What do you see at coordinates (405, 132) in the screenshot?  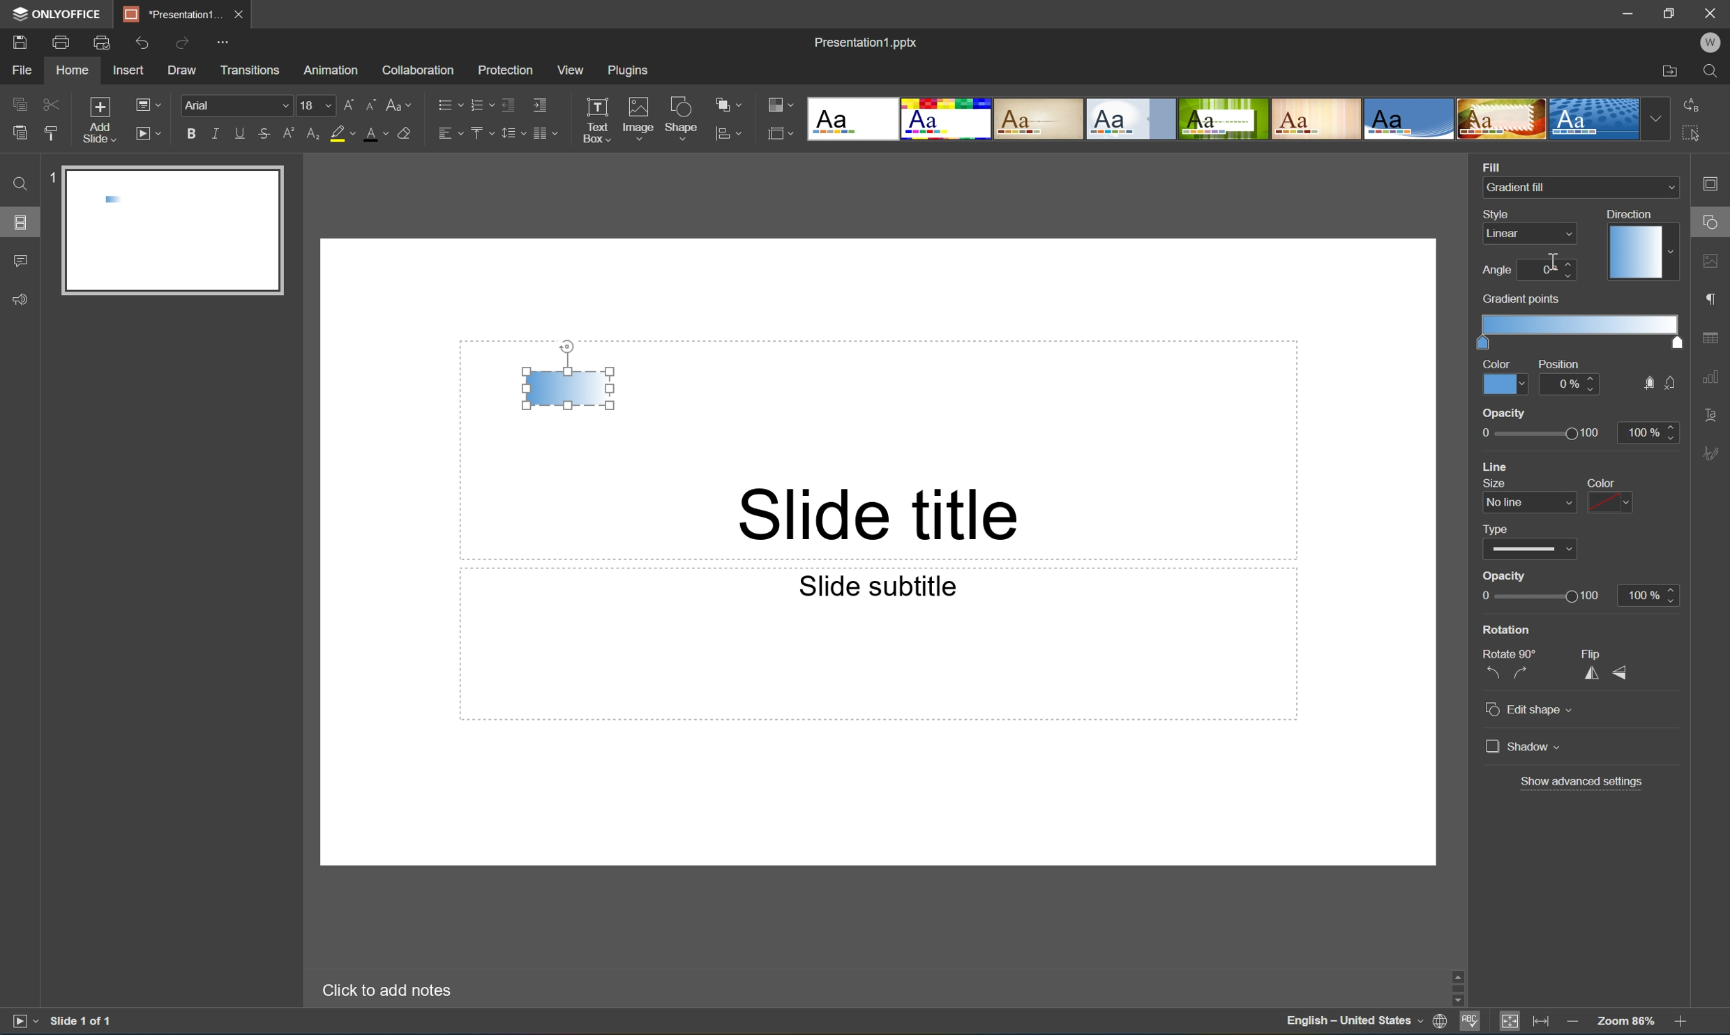 I see `Clear style` at bounding box center [405, 132].